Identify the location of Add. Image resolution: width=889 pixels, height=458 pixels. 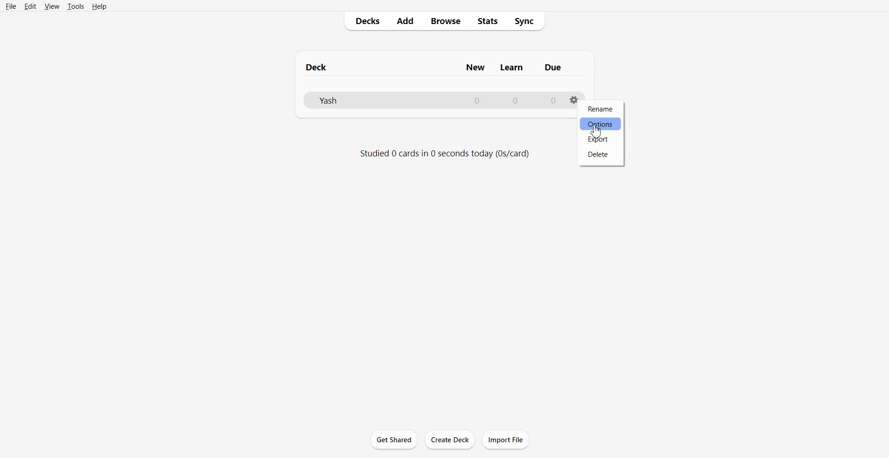
(404, 21).